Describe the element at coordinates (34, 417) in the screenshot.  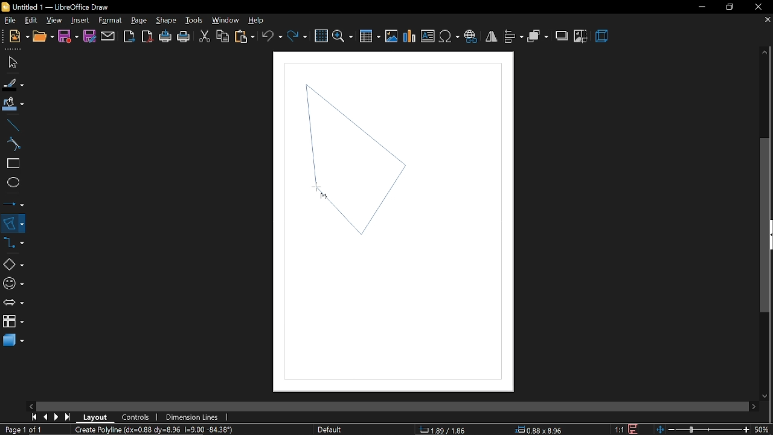
I see `go first page` at that location.